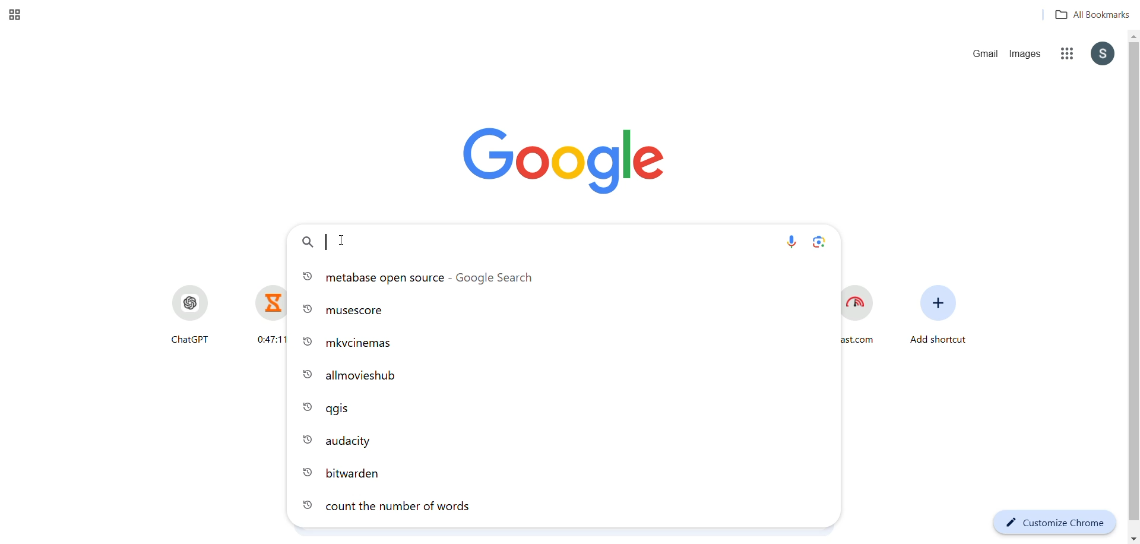 The width and height of the screenshot is (1140, 544). What do you see at coordinates (1132, 287) in the screenshot?
I see `scroll bar` at bounding box center [1132, 287].